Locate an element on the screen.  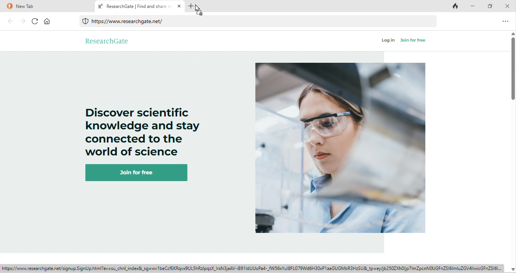
Scroll up is located at coordinates (513, 34).